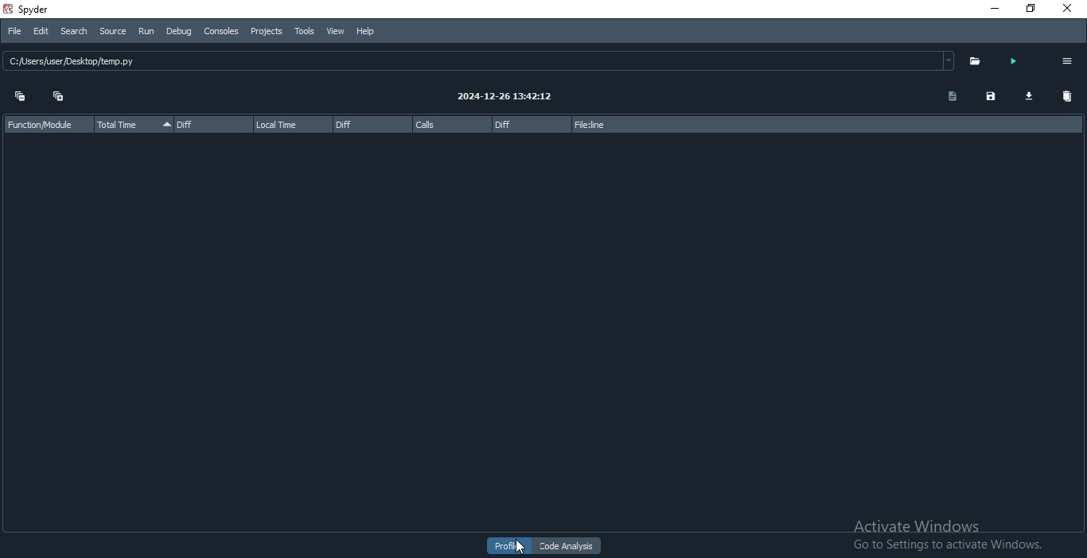  Describe the element at coordinates (1031, 98) in the screenshot. I see `download` at that location.